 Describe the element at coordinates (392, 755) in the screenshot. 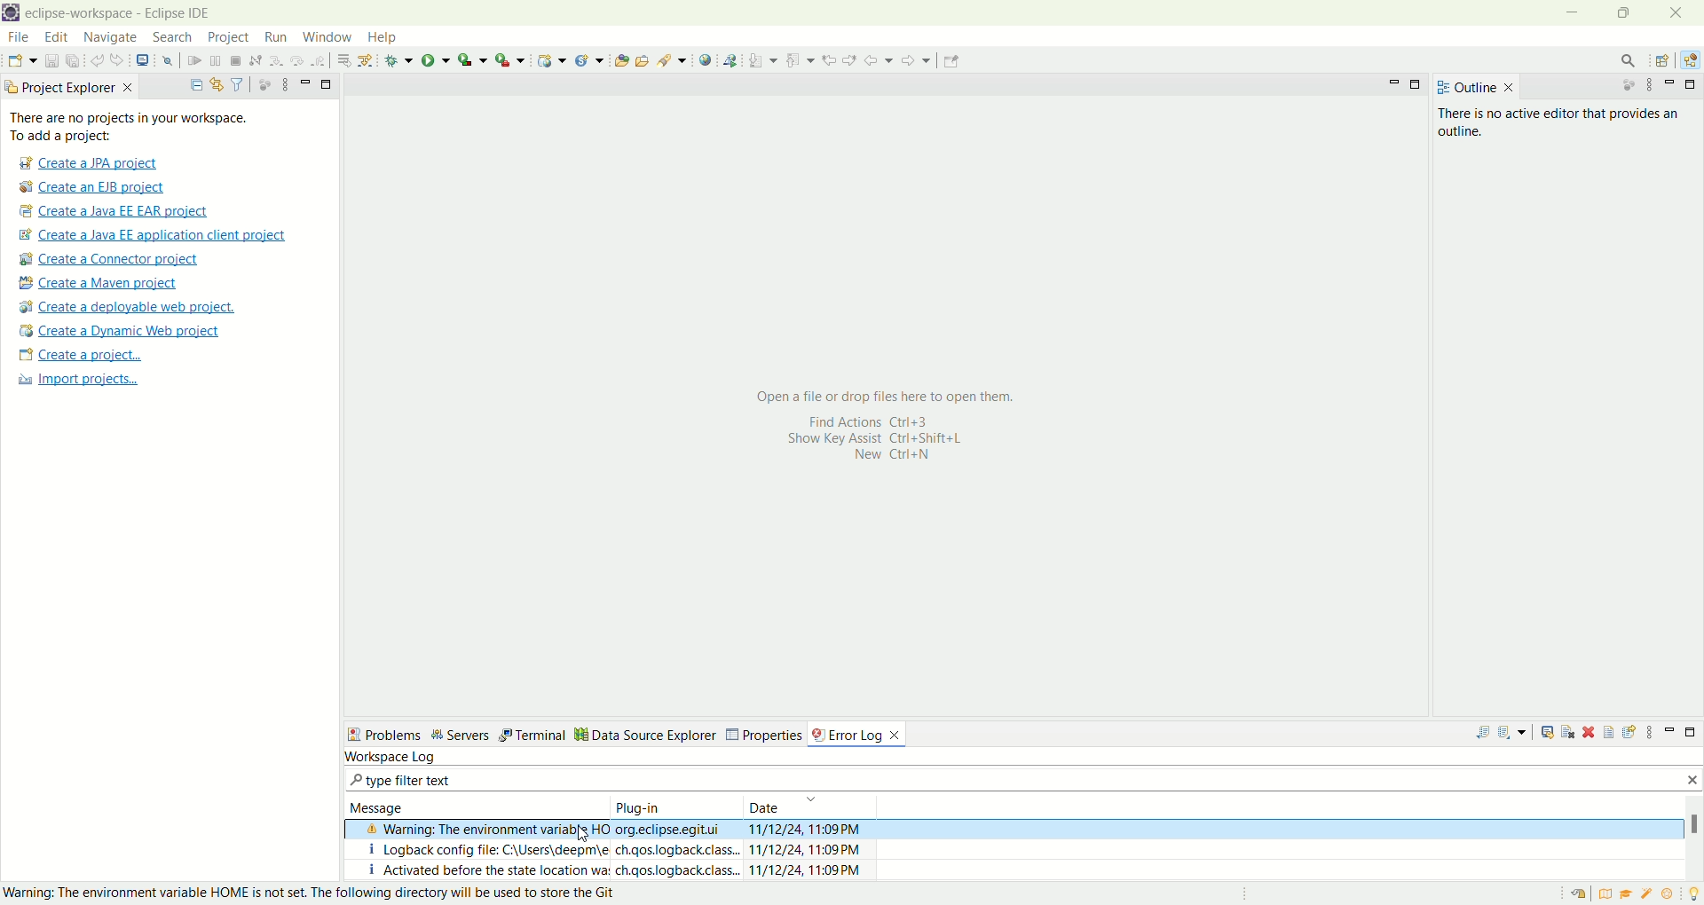

I see `workspace log` at that location.